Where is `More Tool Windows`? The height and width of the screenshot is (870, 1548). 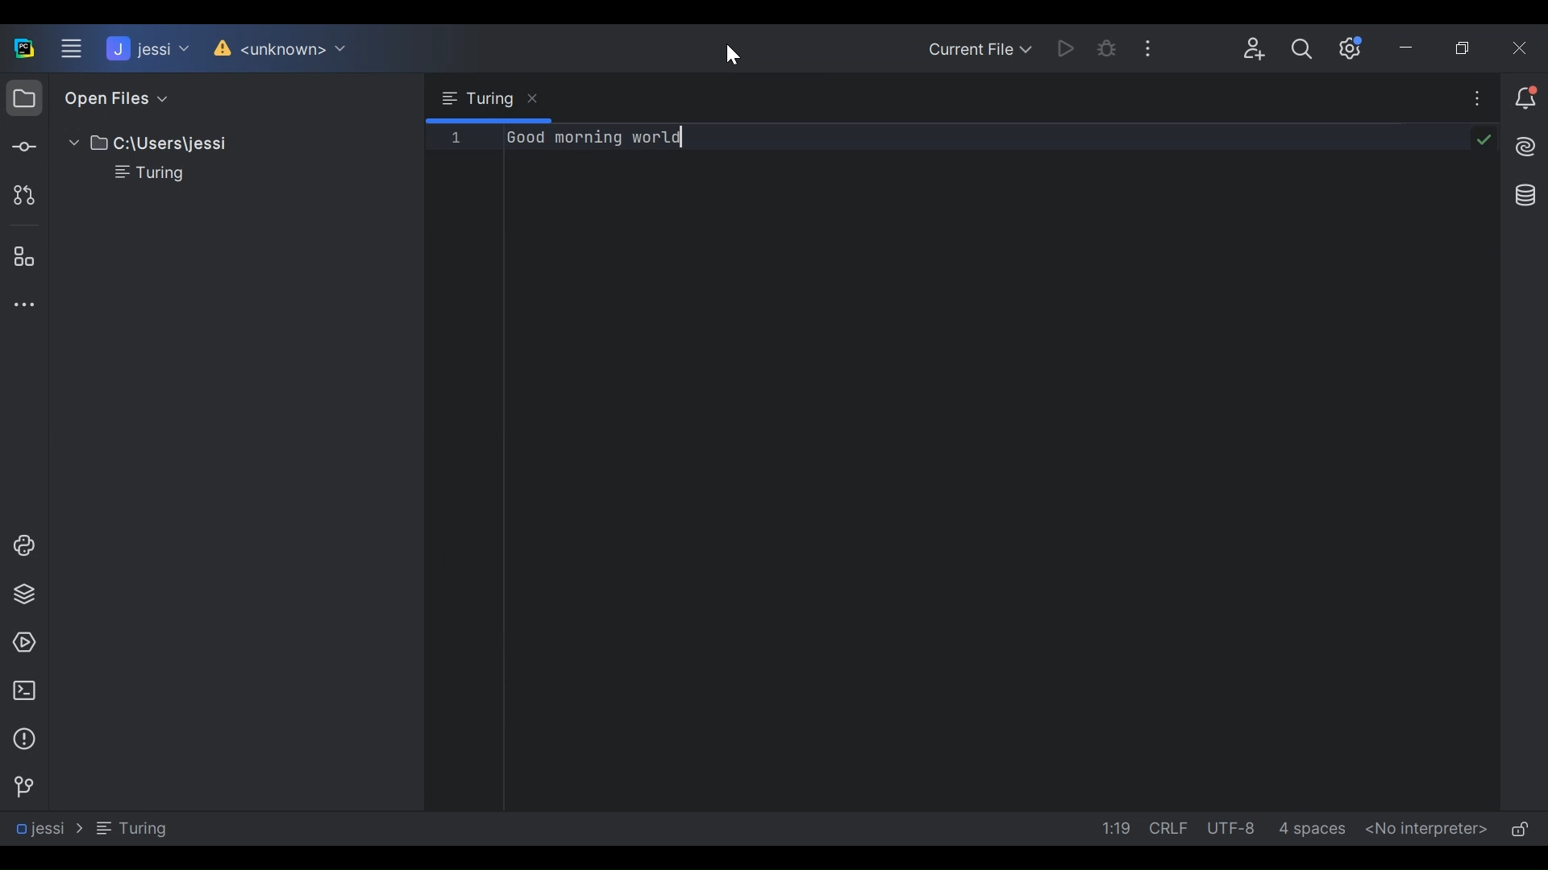 More Tool Windows is located at coordinates (19, 304).